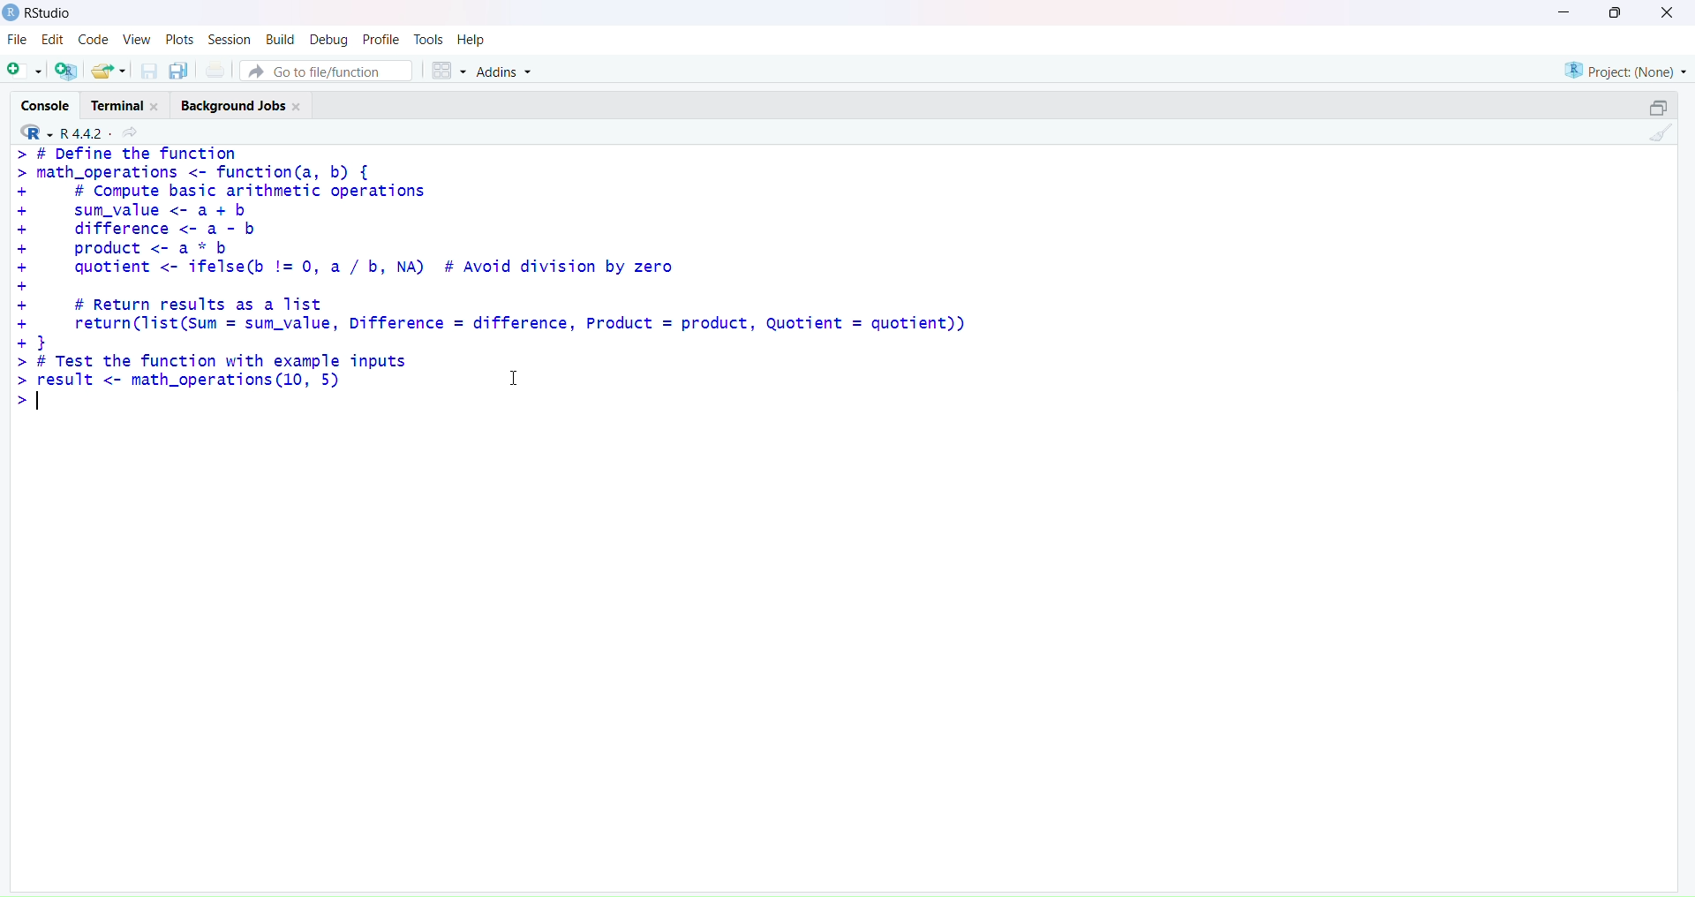  Describe the element at coordinates (1657, 137) in the screenshot. I see `Clear console (Ctrl +L)` at that location.